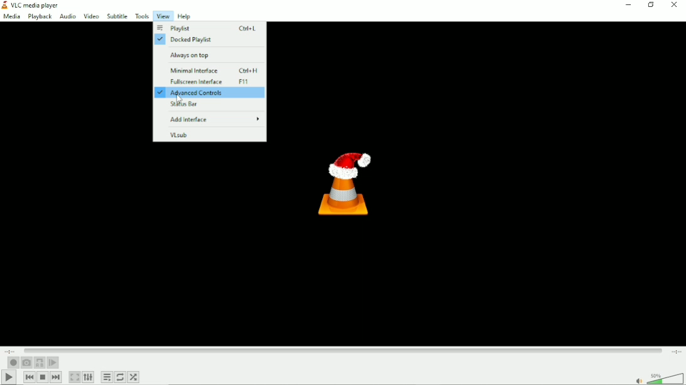 The width and height of the screenshot is (686, 385). What do you see at coordinates (213, 71) in the screenshot?
I see `Minimal interface` at bounding box center [213, 71].